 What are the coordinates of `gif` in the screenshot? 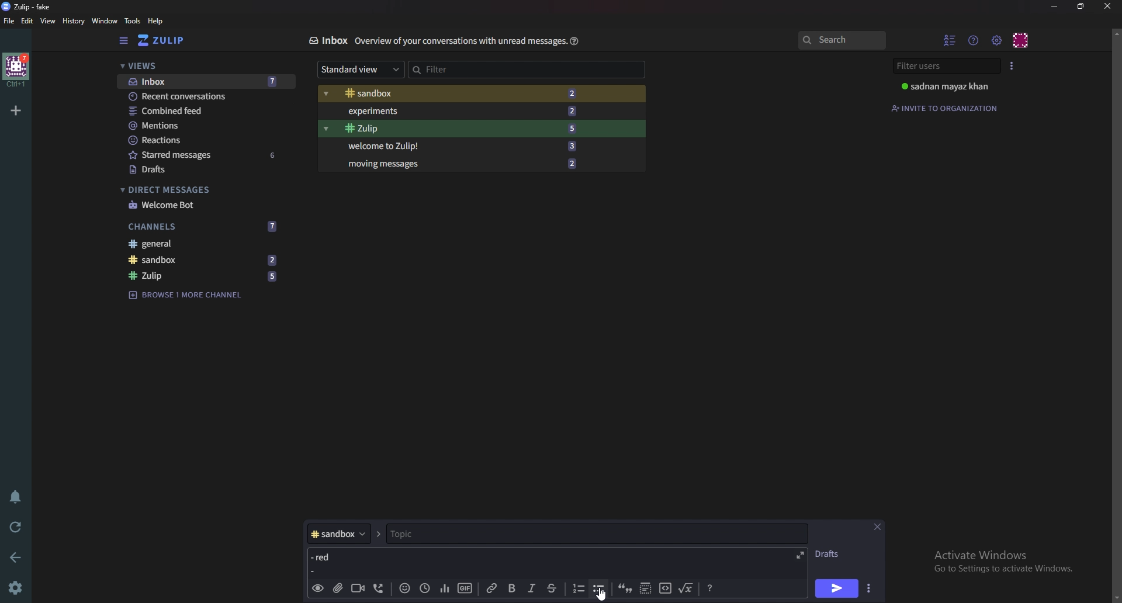 It's located at (465, 588).